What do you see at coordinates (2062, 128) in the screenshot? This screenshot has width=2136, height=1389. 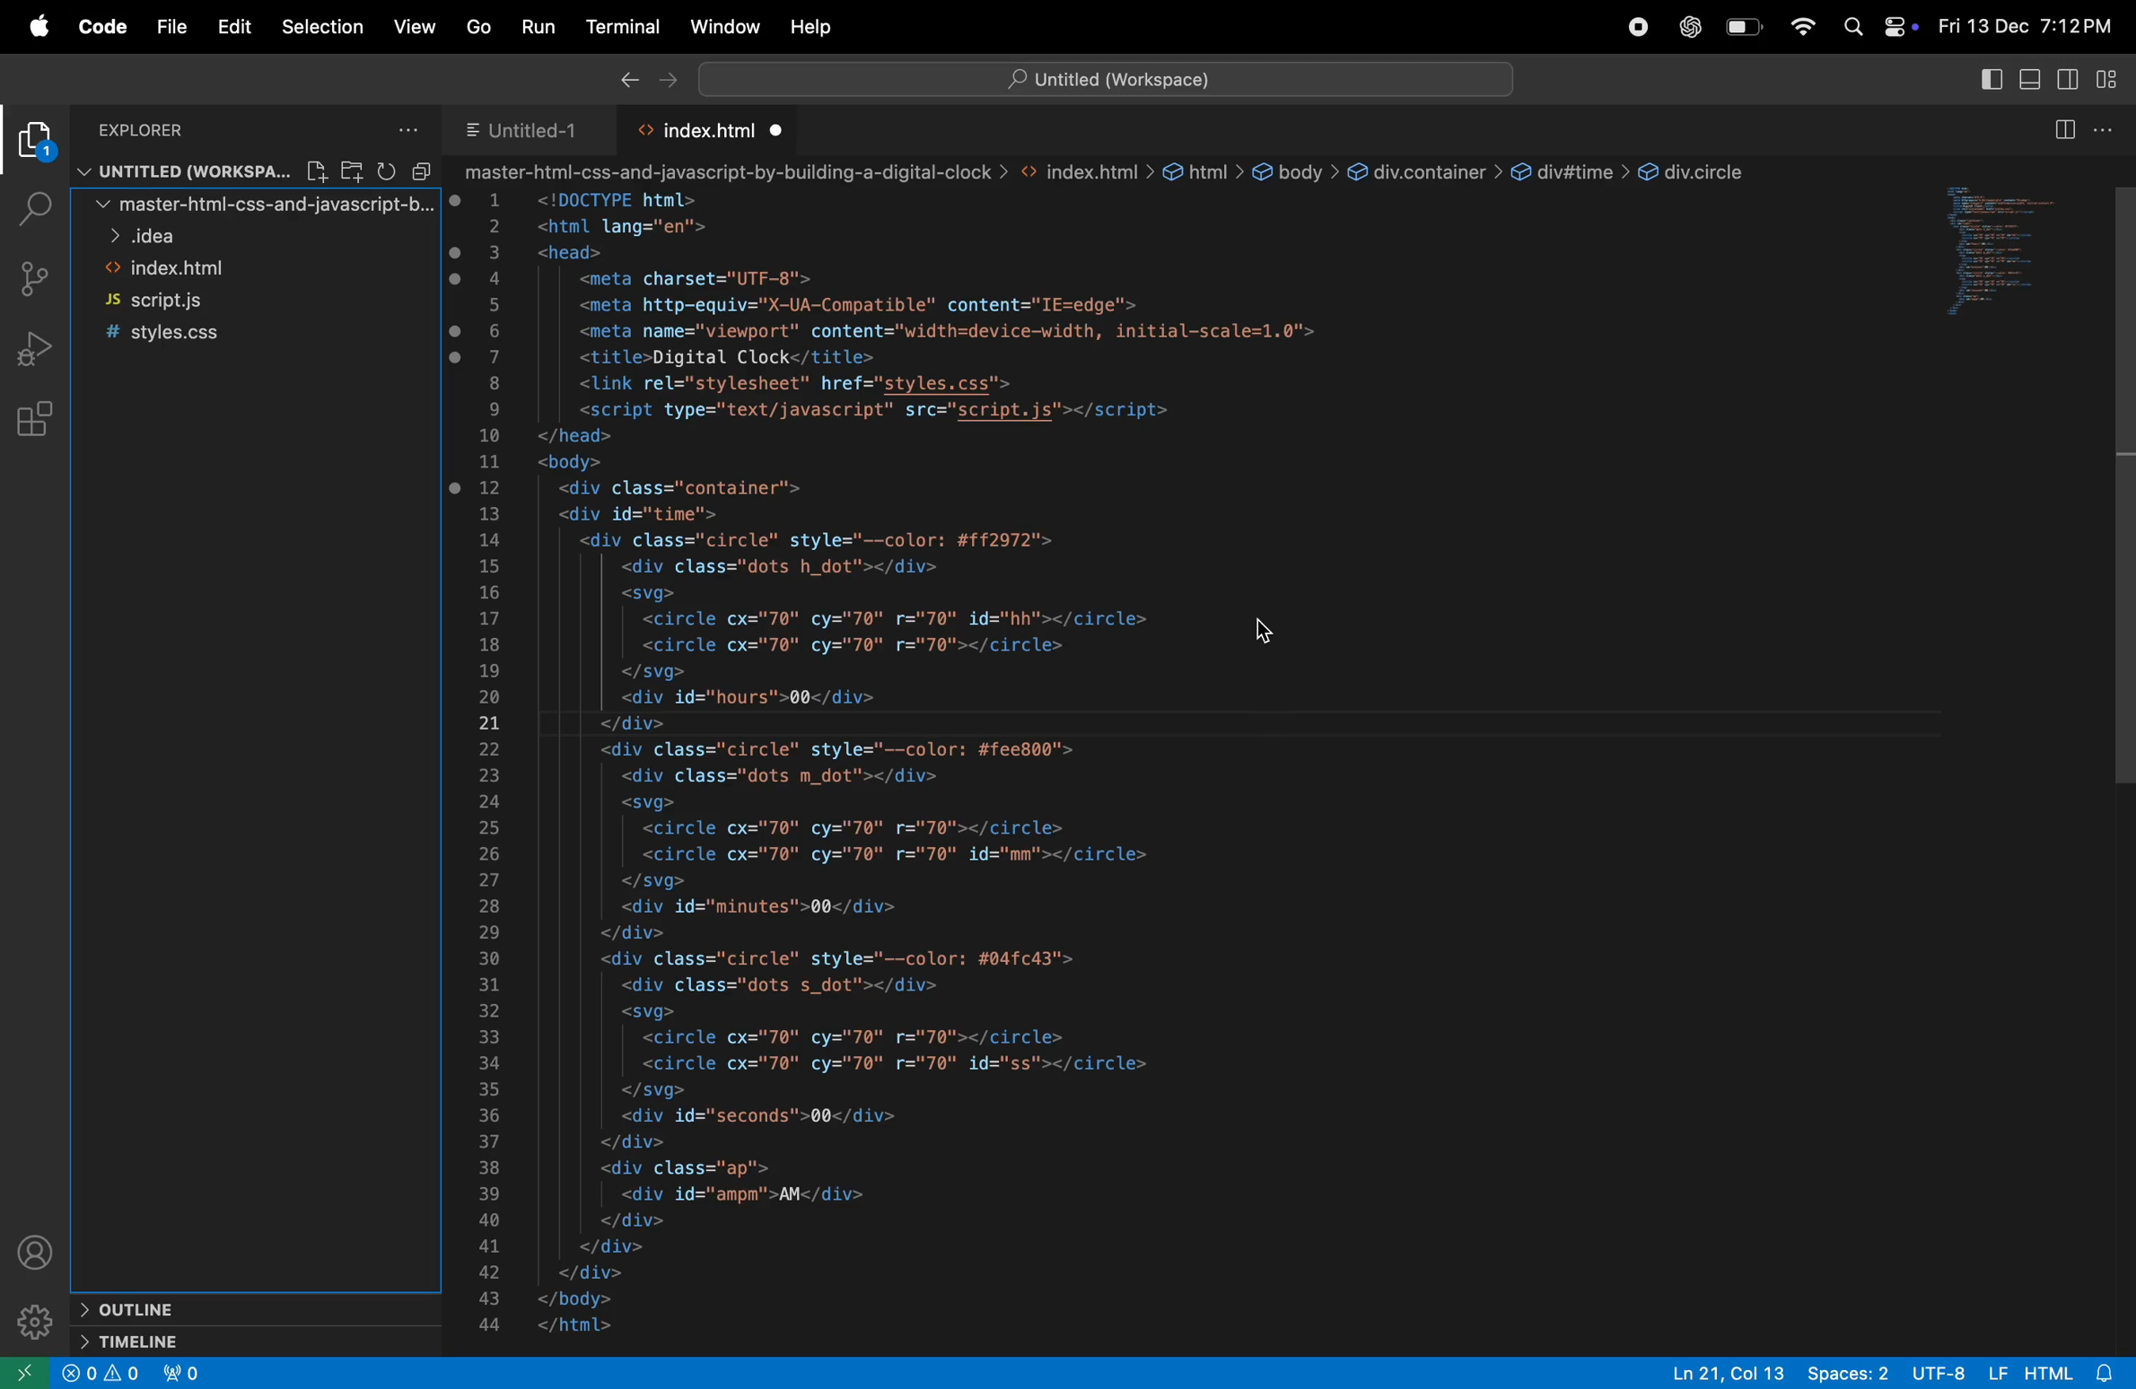 I see `split editor` at bounding box center [2062, 128].